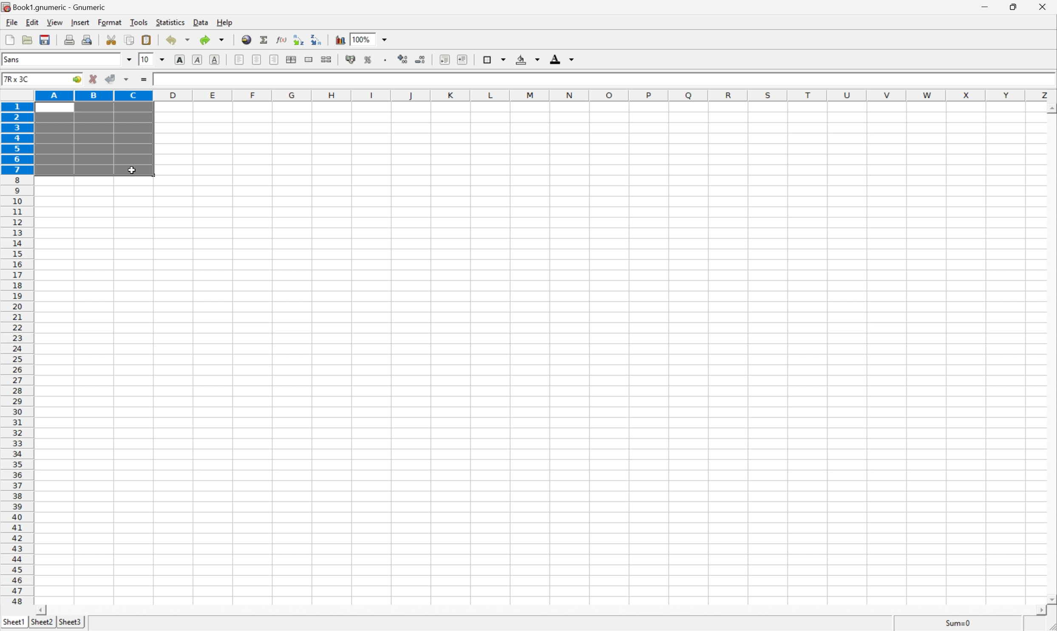 This screenshot has height=631, width=1057. I want to click on print, so click(69, 39).